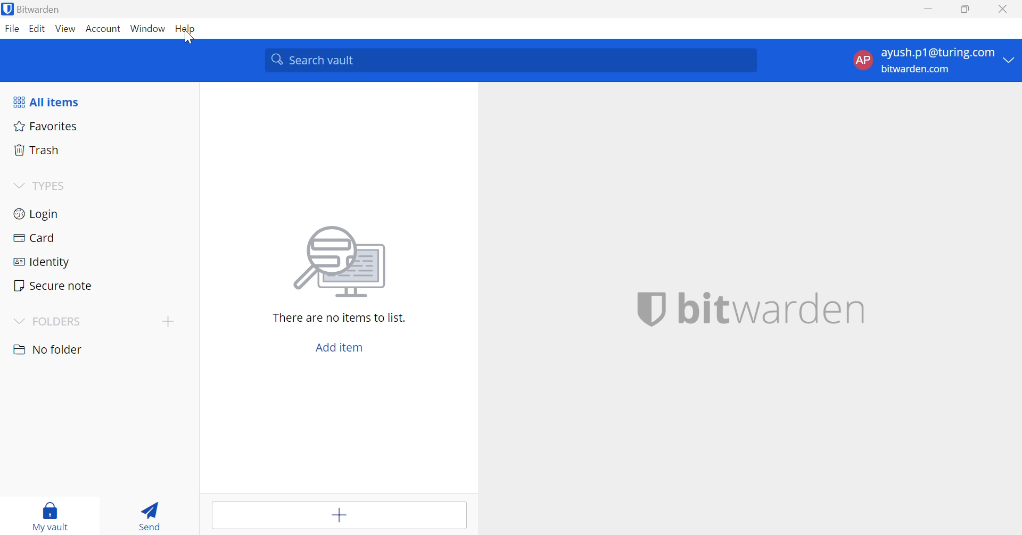  Describe the element at coordinates (512, 60) in the screenshot. I see `Search vault` at that location.